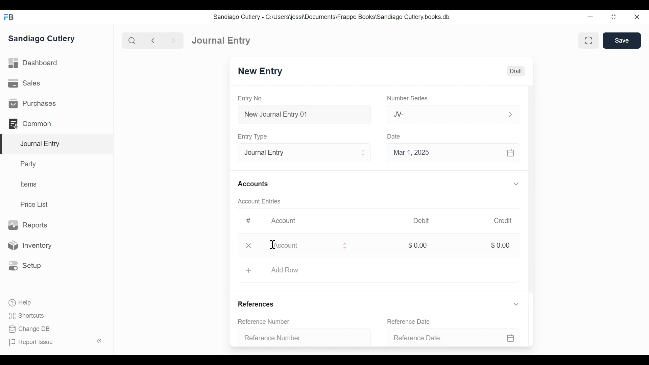 The height and width of the screenshot is (365, 649). What do you see at coordinates (406, 98) in the screenshot?
I see `Number Series` at bounding box center [406, 98].